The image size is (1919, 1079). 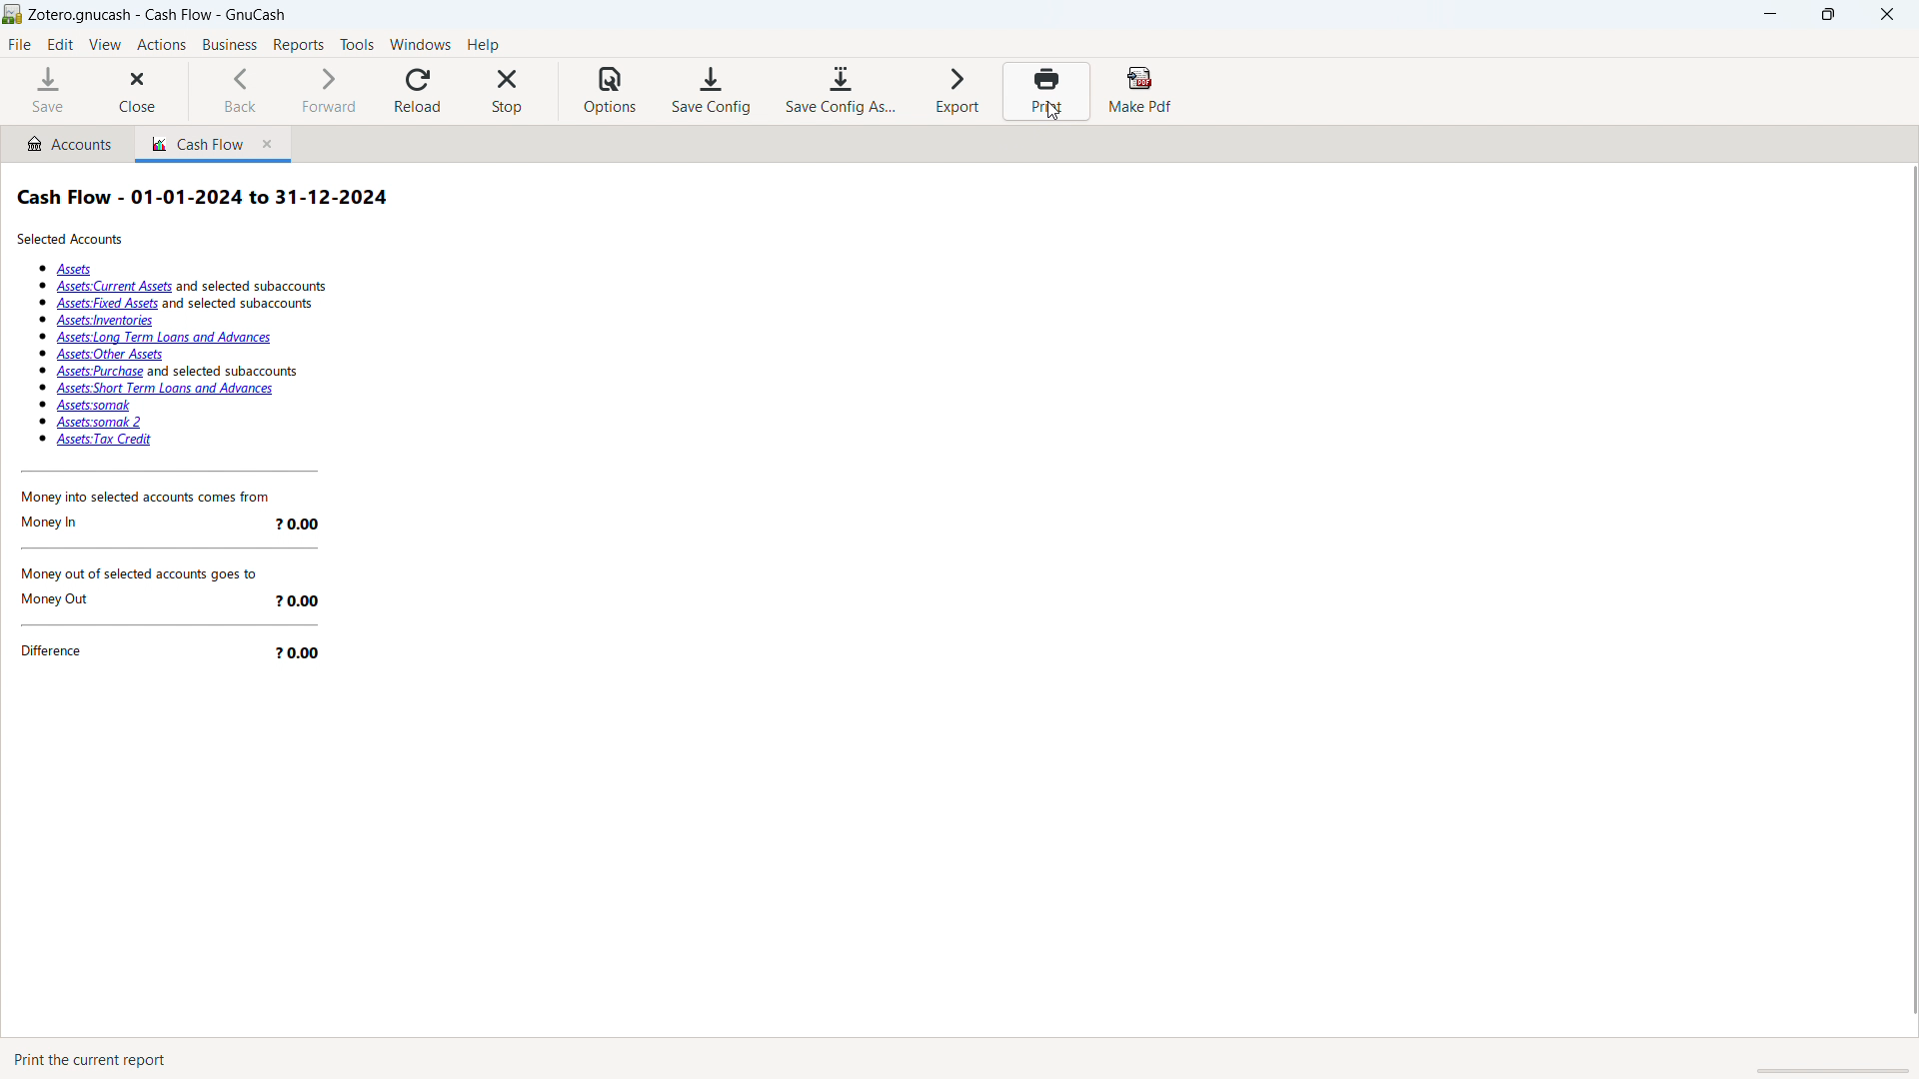 I want to click on help, so click(x=482, y=45).